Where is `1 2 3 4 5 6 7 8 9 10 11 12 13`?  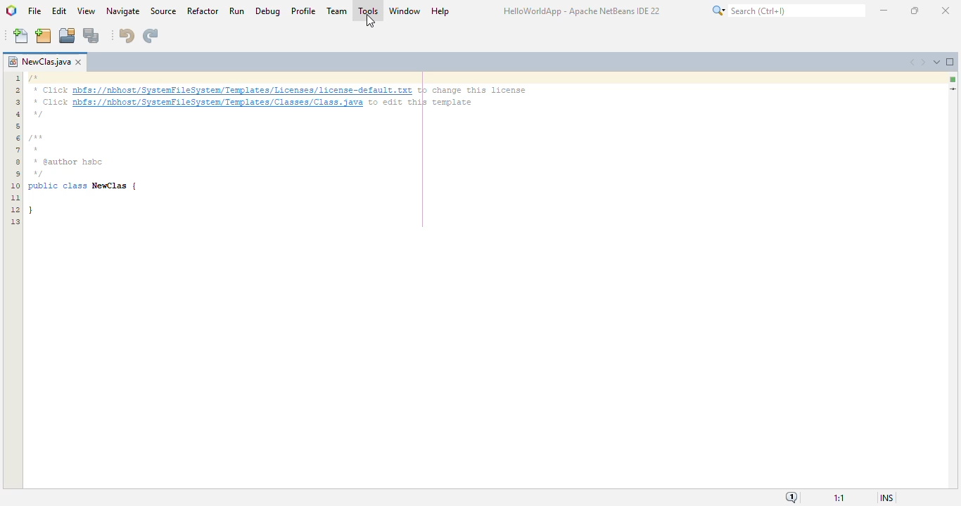
1 2 3 4 5 6 7 8 9 10 11 12 13 is located at coordinates (14, 150).